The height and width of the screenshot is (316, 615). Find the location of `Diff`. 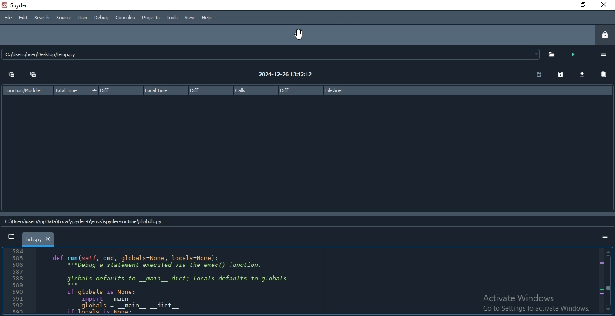

Diff is located at coordinates (211, 90).